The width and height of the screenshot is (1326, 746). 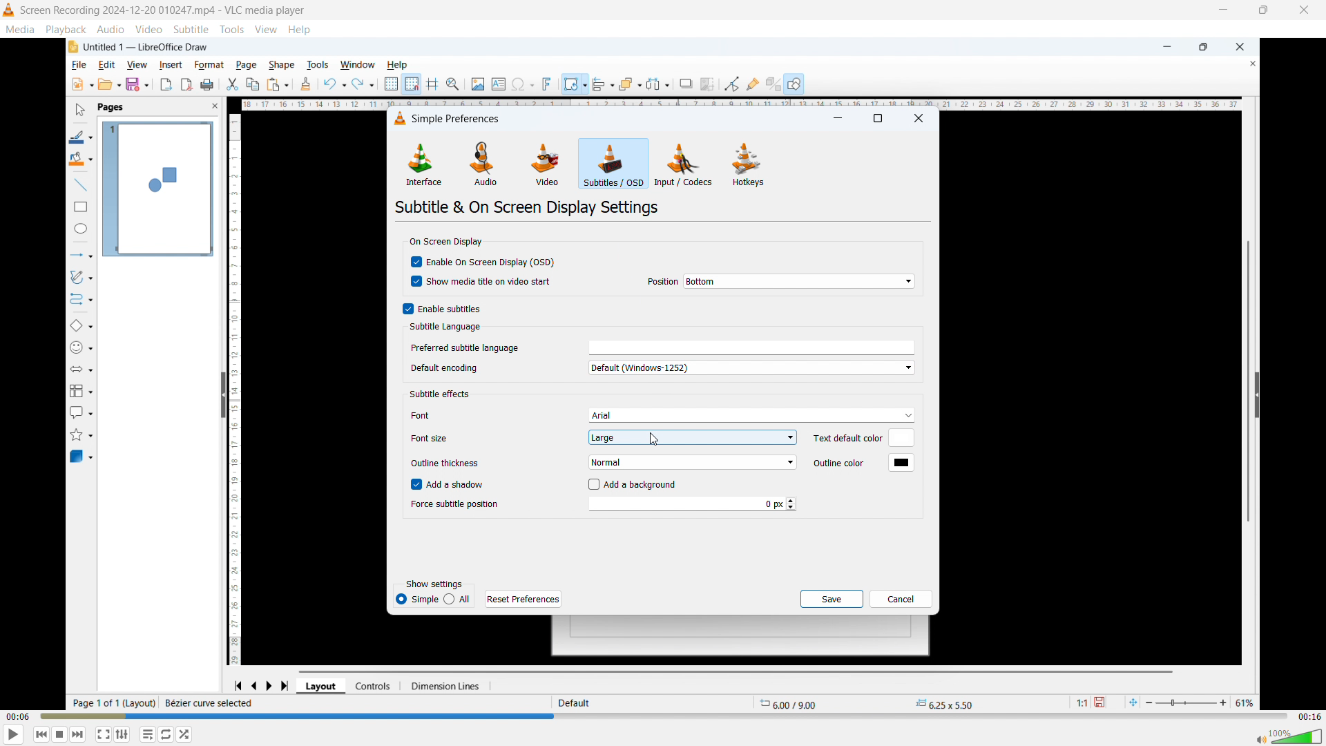 What do you see at coordinates (184, 734) in the screenshot?
I see `random ` at bounding box center [184, 734].